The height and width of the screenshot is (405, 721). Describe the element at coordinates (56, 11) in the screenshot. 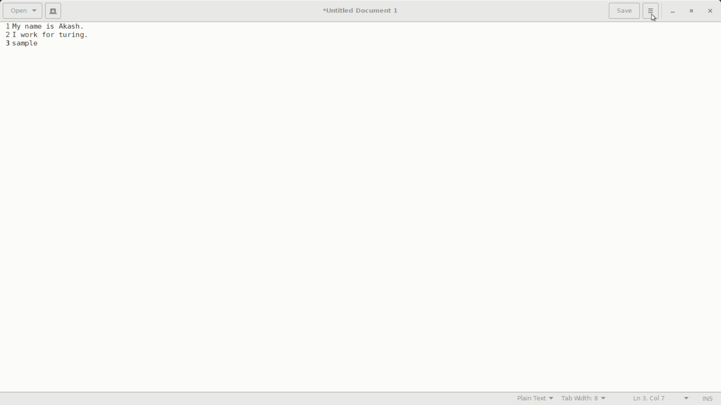

I see `new document` at that location.